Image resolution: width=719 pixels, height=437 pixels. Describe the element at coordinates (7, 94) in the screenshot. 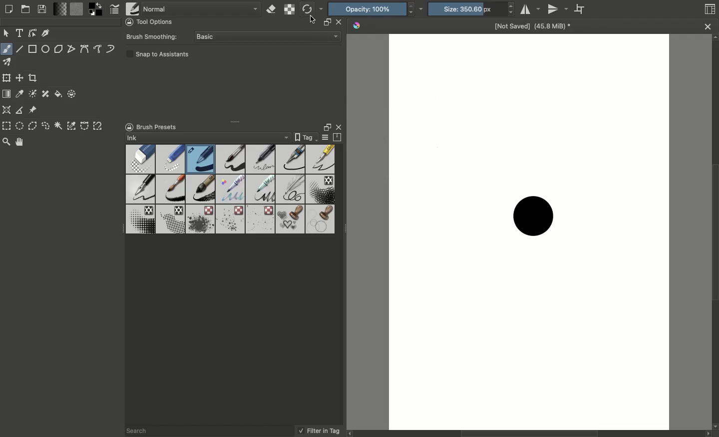

I see `Draw a gradient` at that location.